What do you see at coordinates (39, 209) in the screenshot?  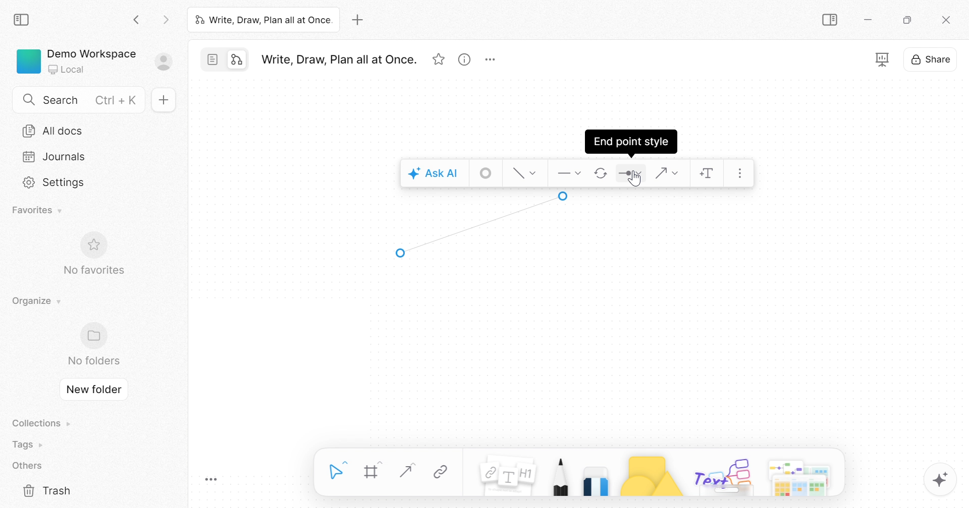 I see `Favorites` at bounding box center [39, 209].